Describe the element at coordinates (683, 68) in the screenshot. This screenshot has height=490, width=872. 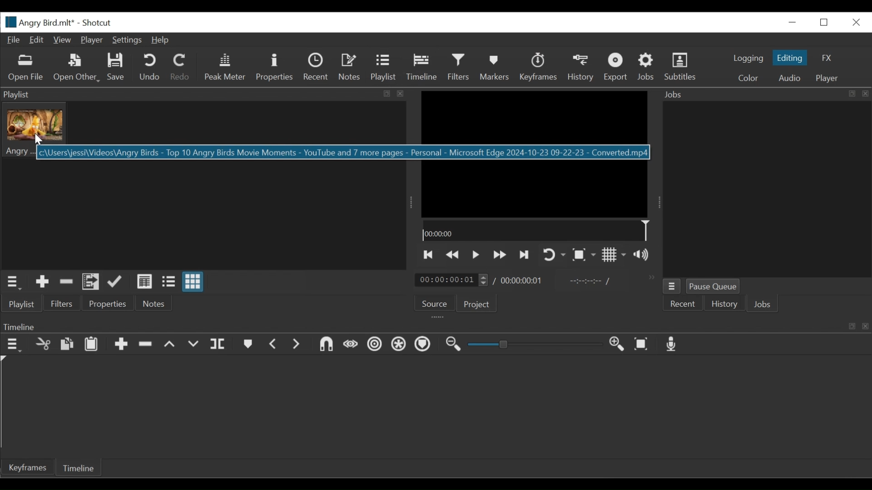
I see `Subtitles` at that location.